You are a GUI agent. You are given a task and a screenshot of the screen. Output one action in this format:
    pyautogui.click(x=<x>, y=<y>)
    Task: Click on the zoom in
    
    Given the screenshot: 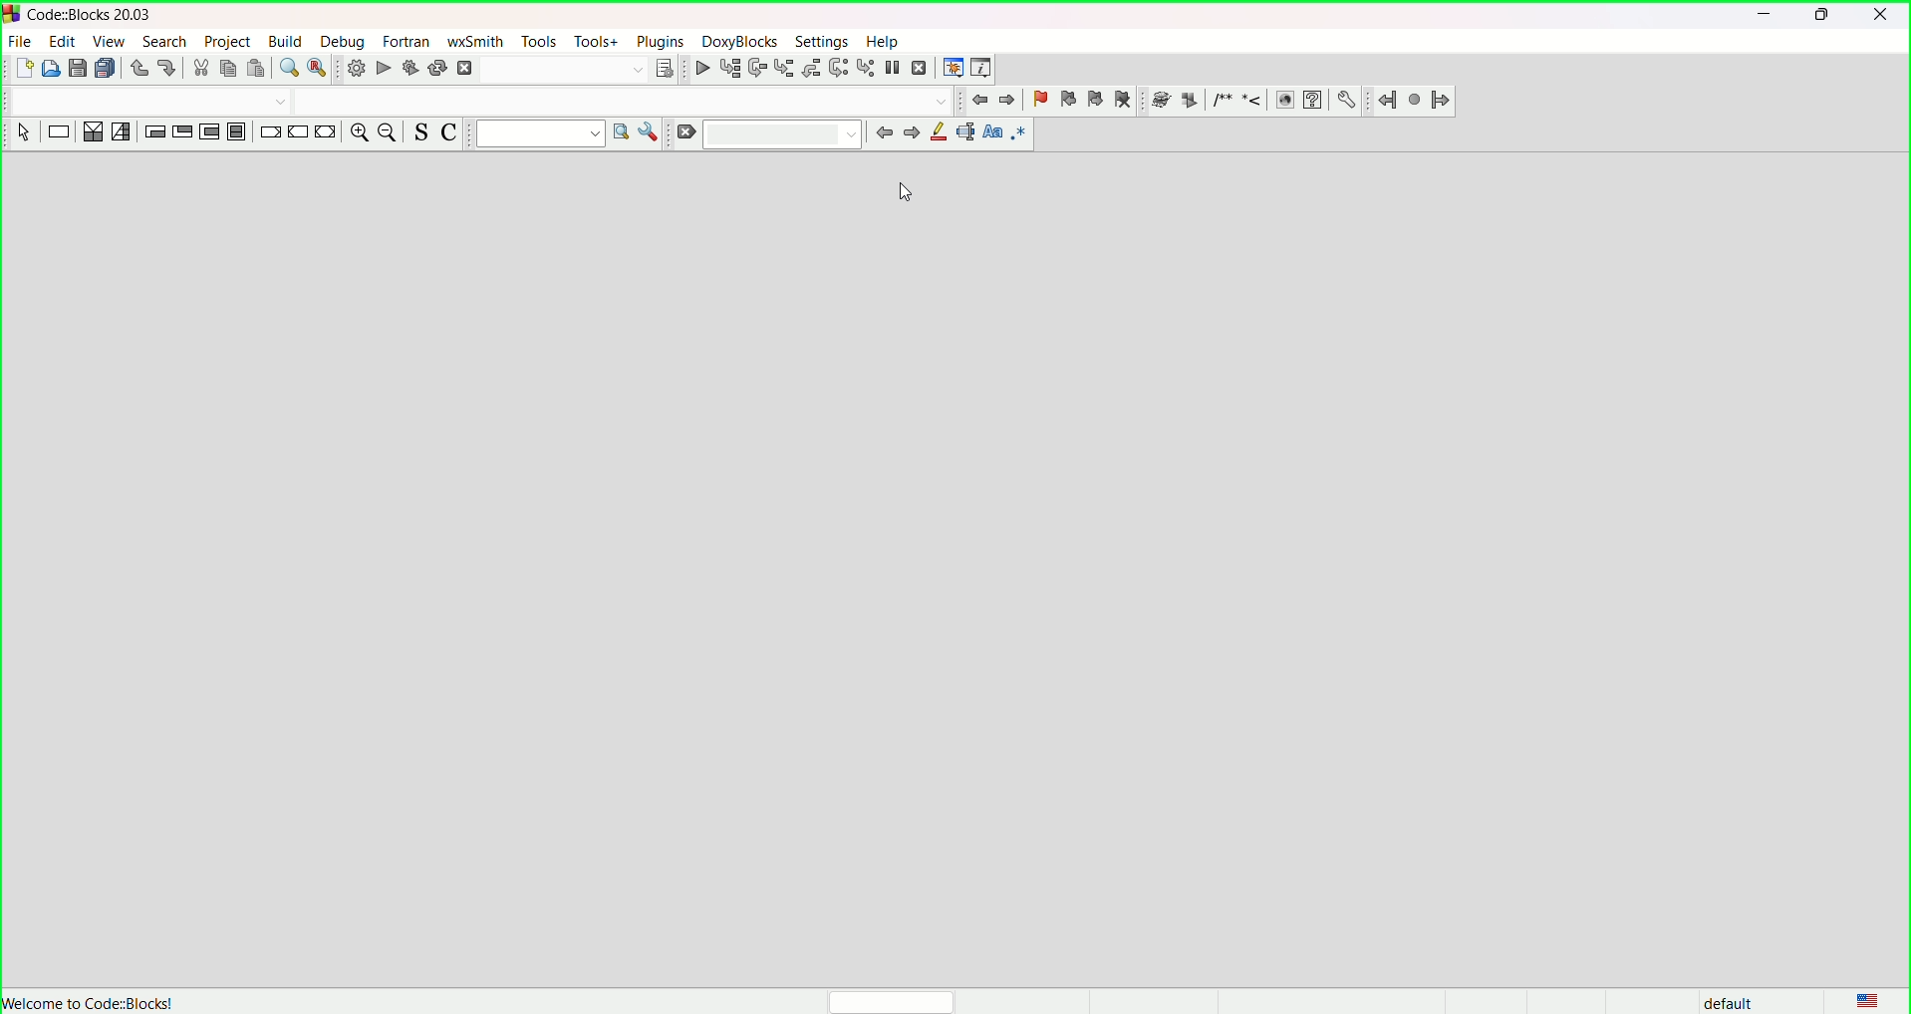 What is the action you would take?
    pyautogui.click(x=357, y=132)
    